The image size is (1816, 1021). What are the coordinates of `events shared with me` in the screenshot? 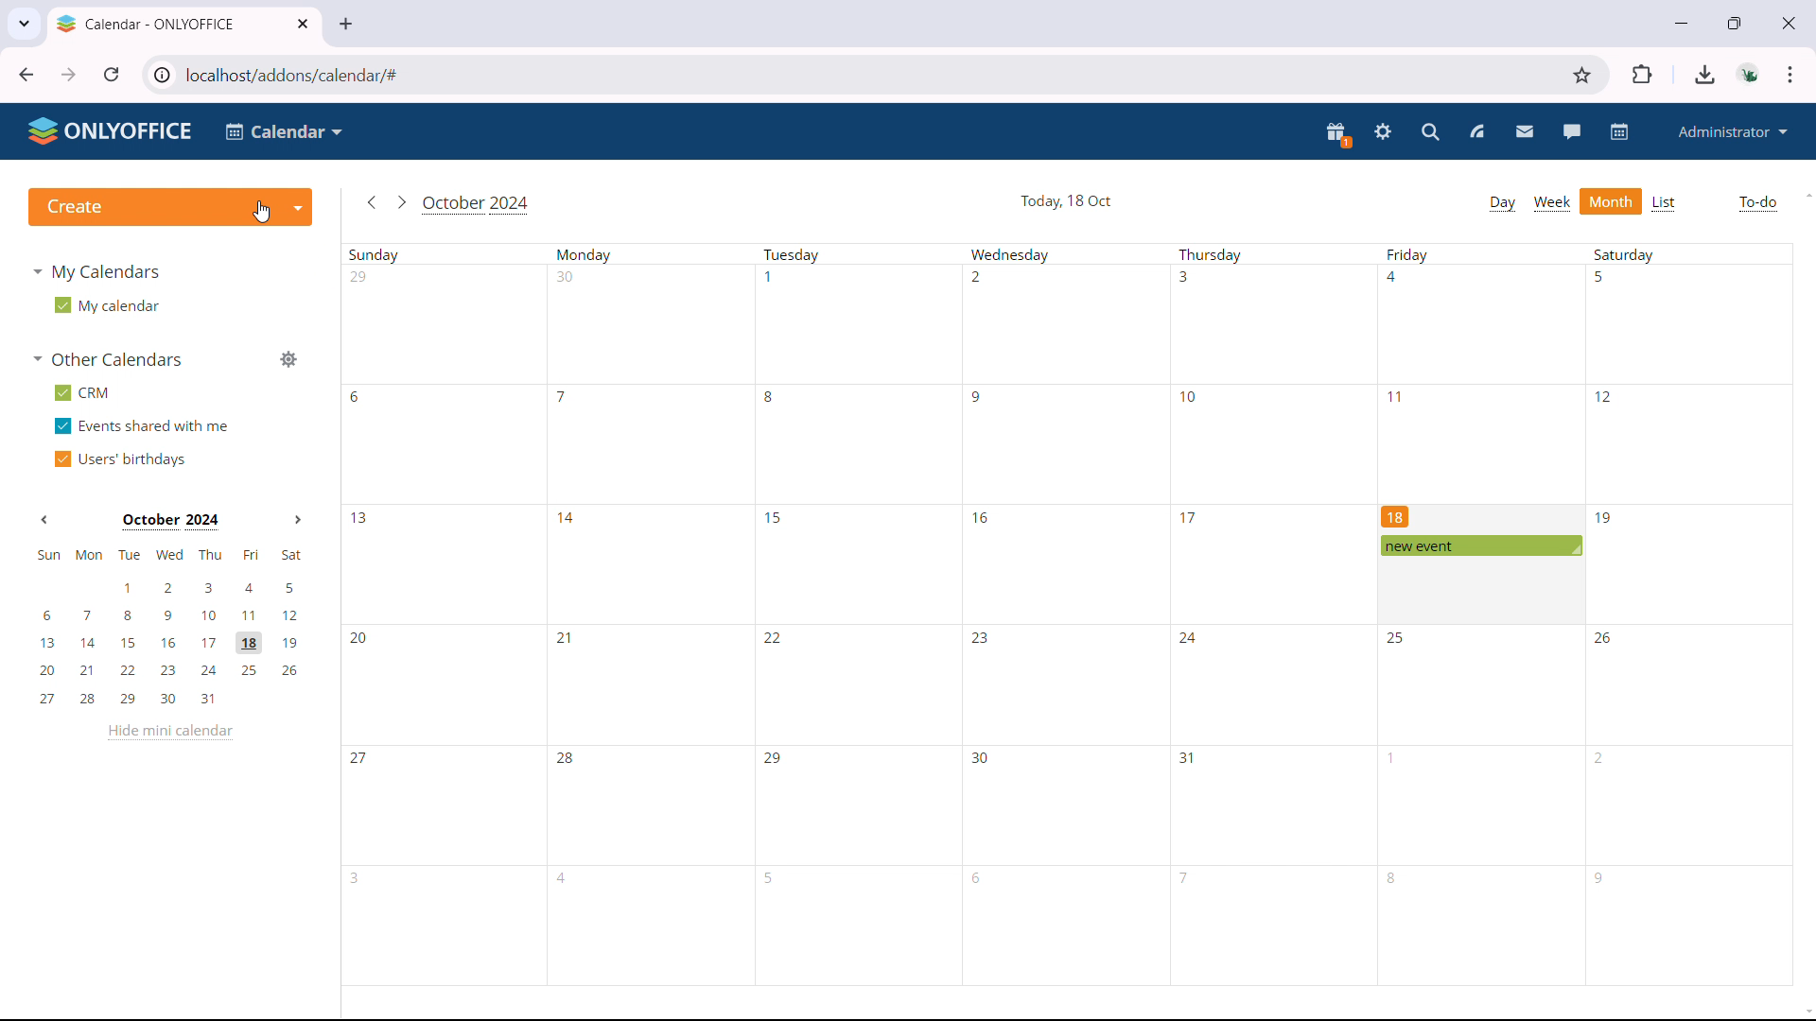 It's located at (143, 425).